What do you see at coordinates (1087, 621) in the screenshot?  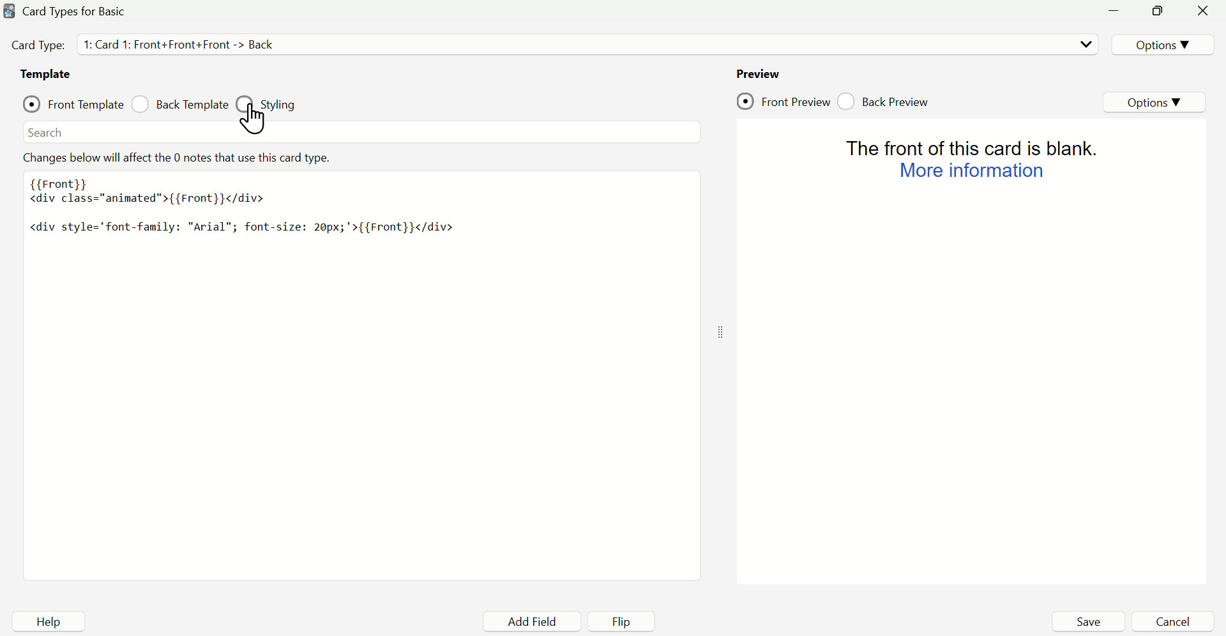 I see `Save` at bounding box center [1087, 621].